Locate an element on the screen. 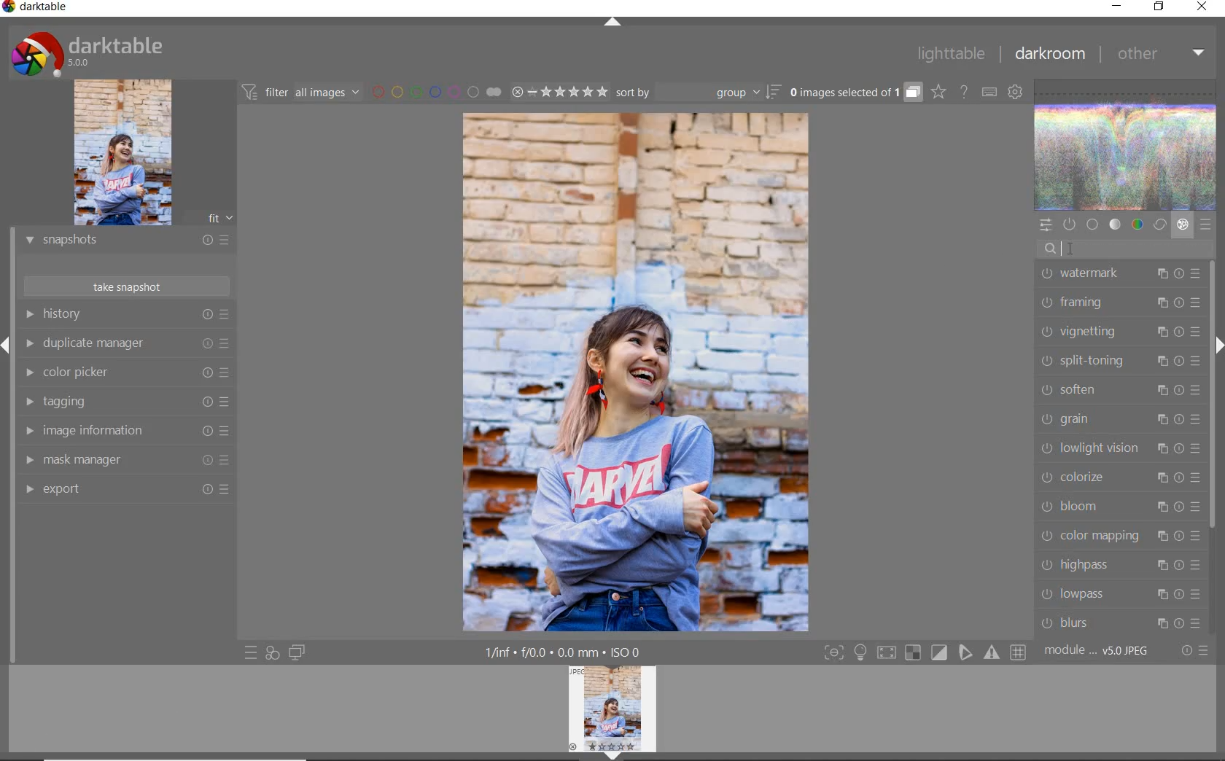  tagging is located at coordinates (126, 403).